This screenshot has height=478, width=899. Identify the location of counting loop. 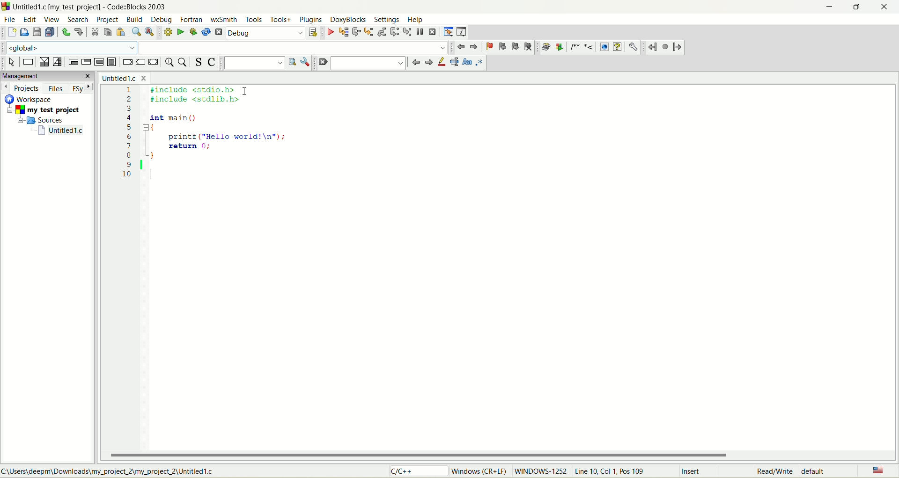
(98, 61).